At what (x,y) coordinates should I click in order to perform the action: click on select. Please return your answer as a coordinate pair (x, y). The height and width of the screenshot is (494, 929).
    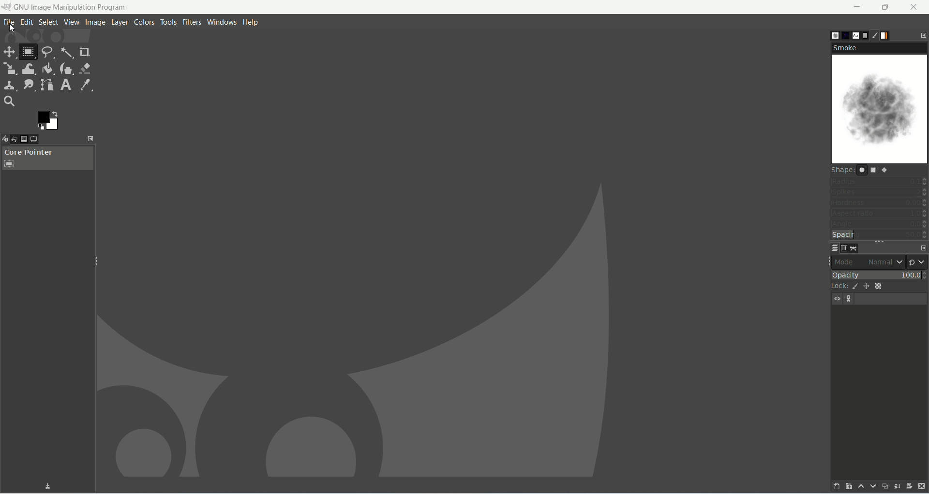
    Looking at the image, I should click on (48, 21).